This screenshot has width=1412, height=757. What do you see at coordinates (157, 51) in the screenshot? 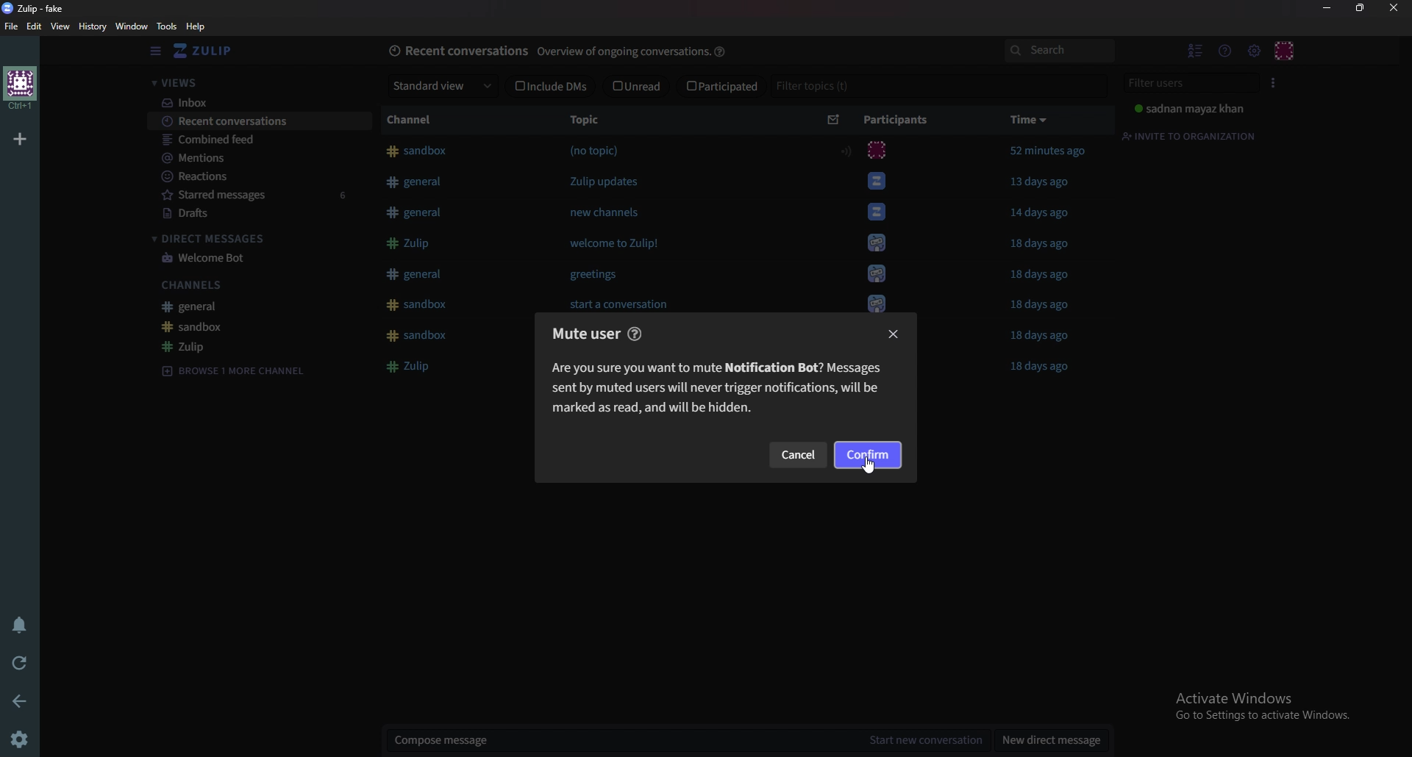
I see `Hide sidebar` at bounding box center [157, 51].